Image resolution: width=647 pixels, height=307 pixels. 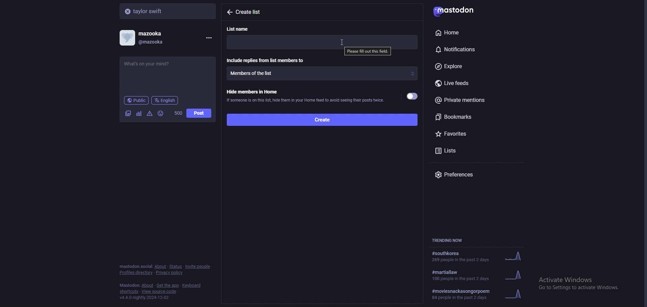 I want to click on bookmarks, so click(x=478, y=117).